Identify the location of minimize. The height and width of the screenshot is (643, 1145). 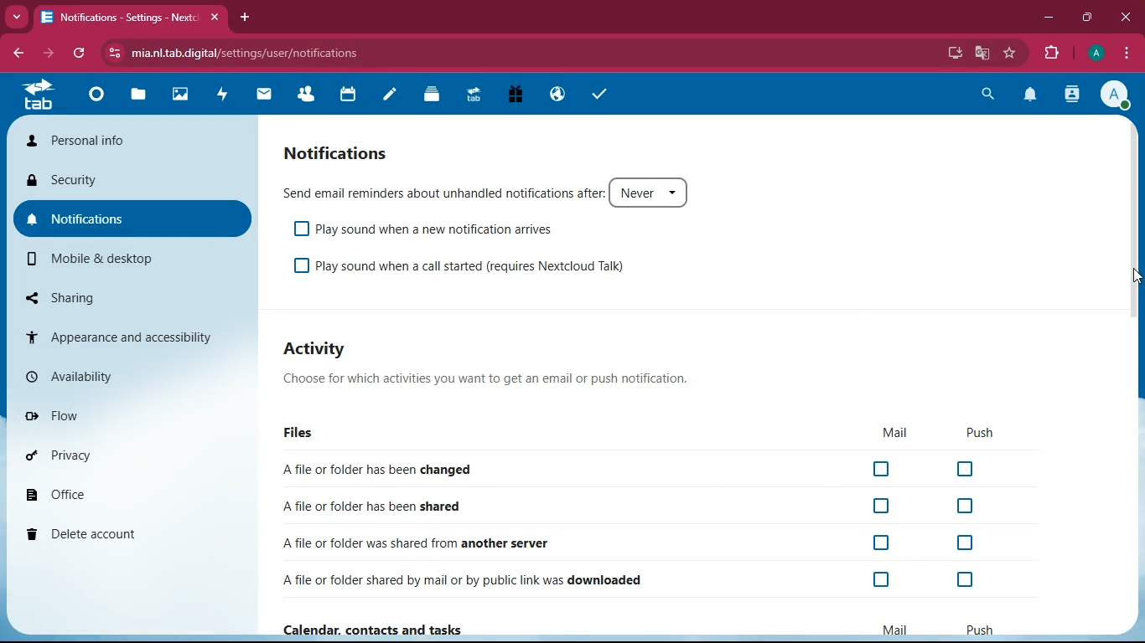
(1048, 16).